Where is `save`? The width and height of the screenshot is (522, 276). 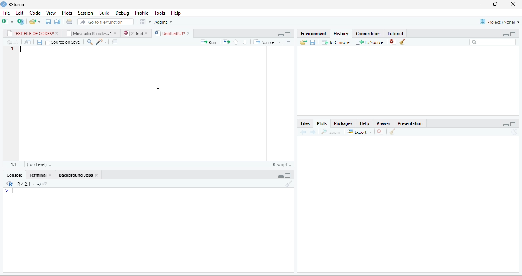
save is located at coordinates (48, 22).